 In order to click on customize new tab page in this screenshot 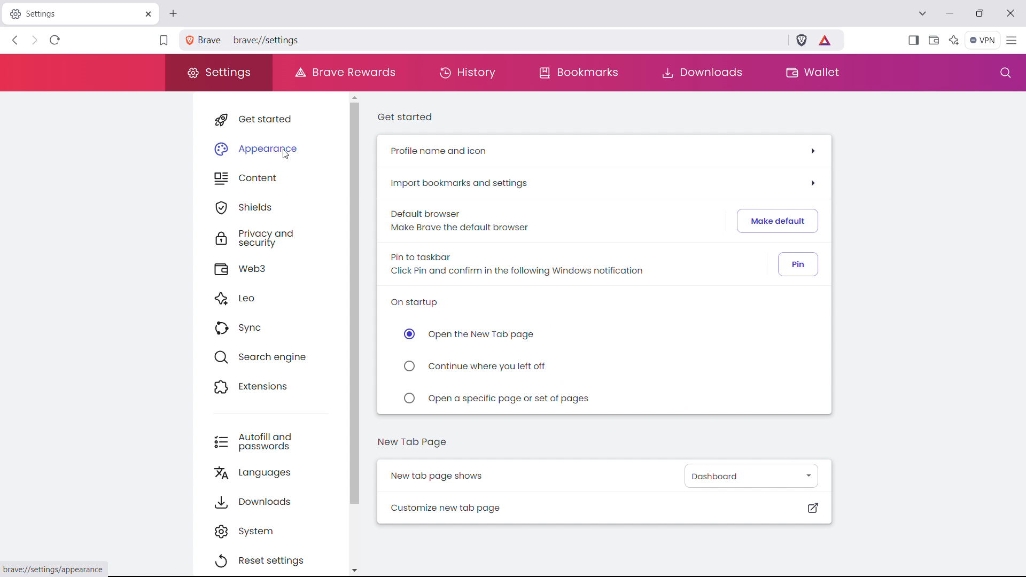, I will do `click(601, 508)`.